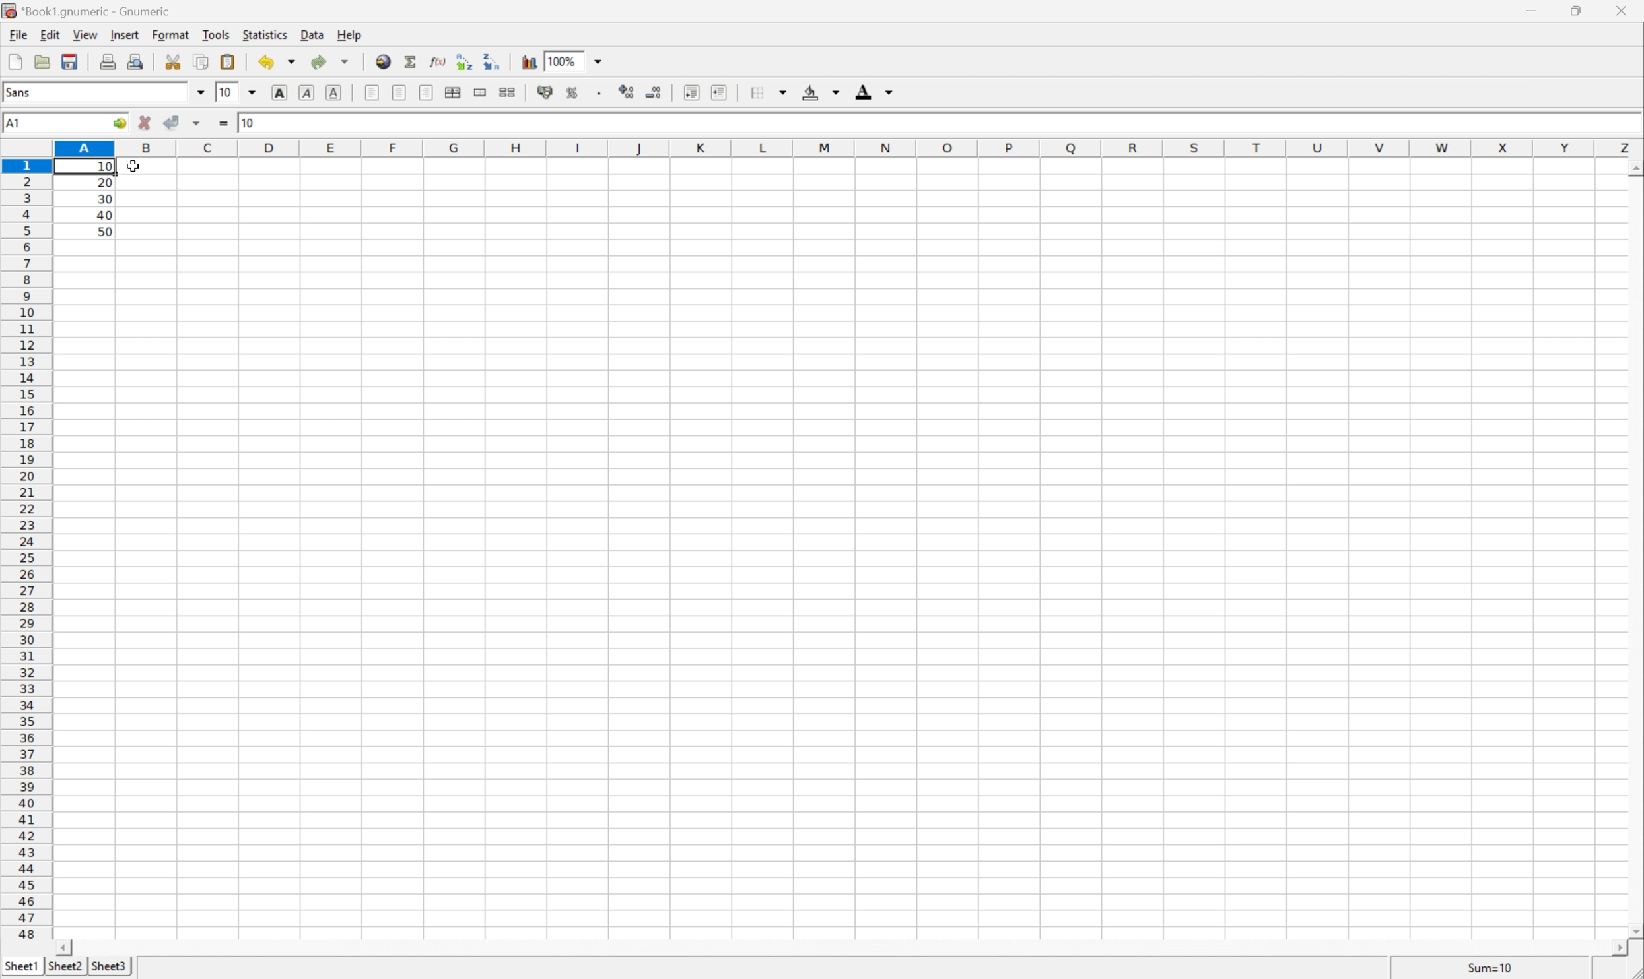 The width and height of the screenshot is (1644, 979). Describe the element at coordinates (16, 60) in the screenshot. I see `Create a new workbook` at that location.